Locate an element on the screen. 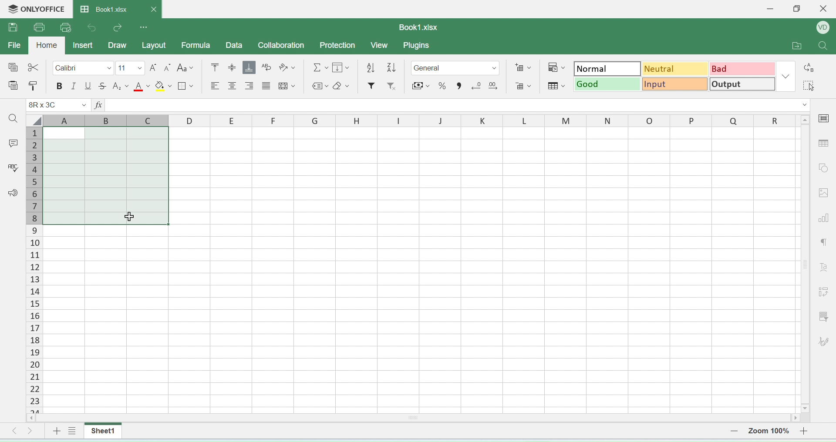 This screenshot has height=442, width=836.  is located at coordinates (142, 87).